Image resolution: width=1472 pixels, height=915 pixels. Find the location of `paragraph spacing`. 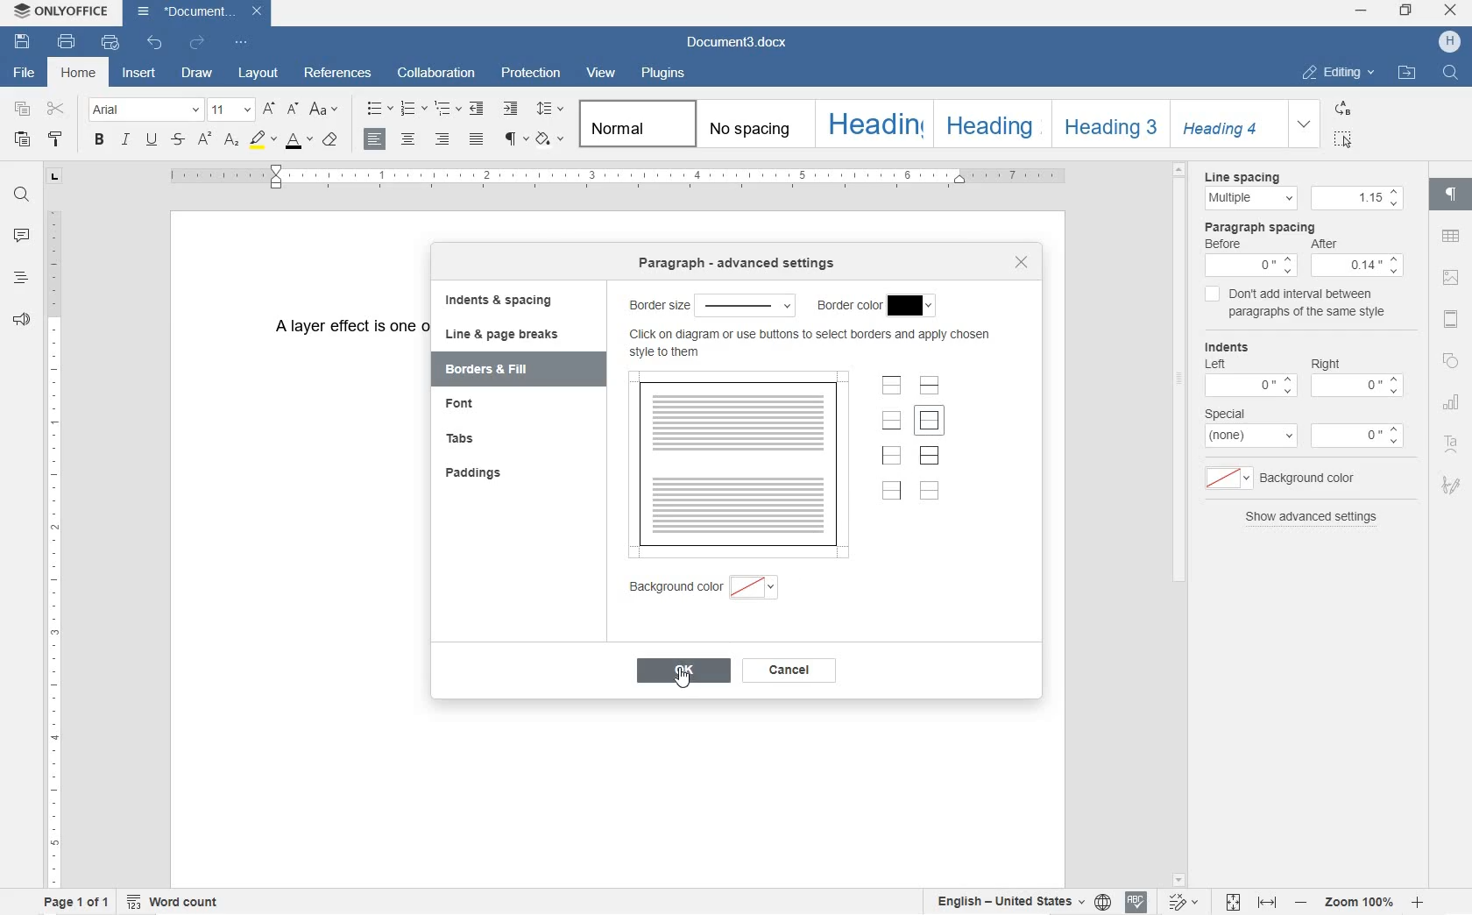

paragraph spacing is located at coordinates (1306, 226).